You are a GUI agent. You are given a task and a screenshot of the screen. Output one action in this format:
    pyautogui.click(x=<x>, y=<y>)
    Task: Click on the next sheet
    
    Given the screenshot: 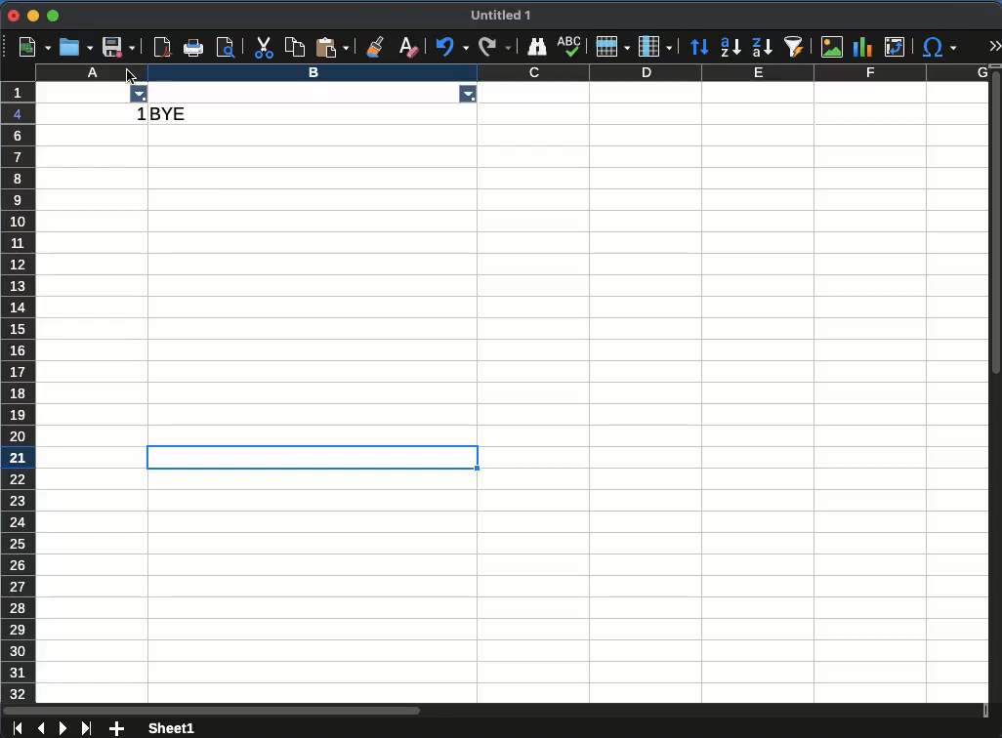 What is the action you would take?
    pyautogui.click(x=65, y=728)
    